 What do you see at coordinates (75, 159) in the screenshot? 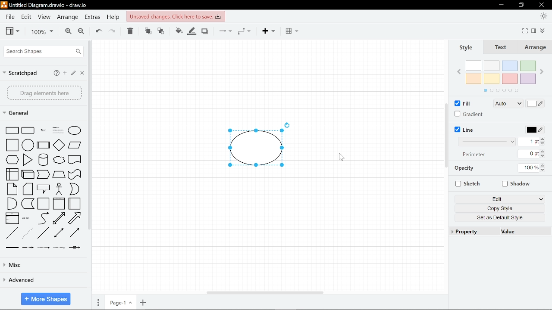
I see `document` at bounding box center [75, 159].